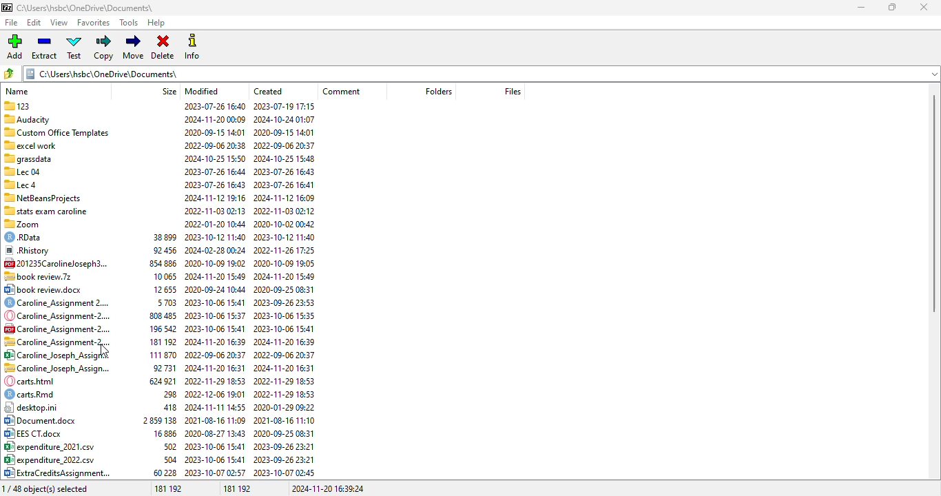 The image size is (941, 496). I want to click on name, so click(17, 91).